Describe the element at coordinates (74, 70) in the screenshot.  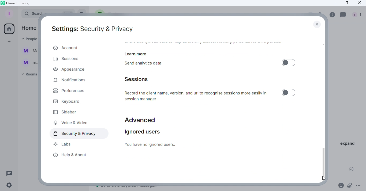
I see `Appearance` at that location.